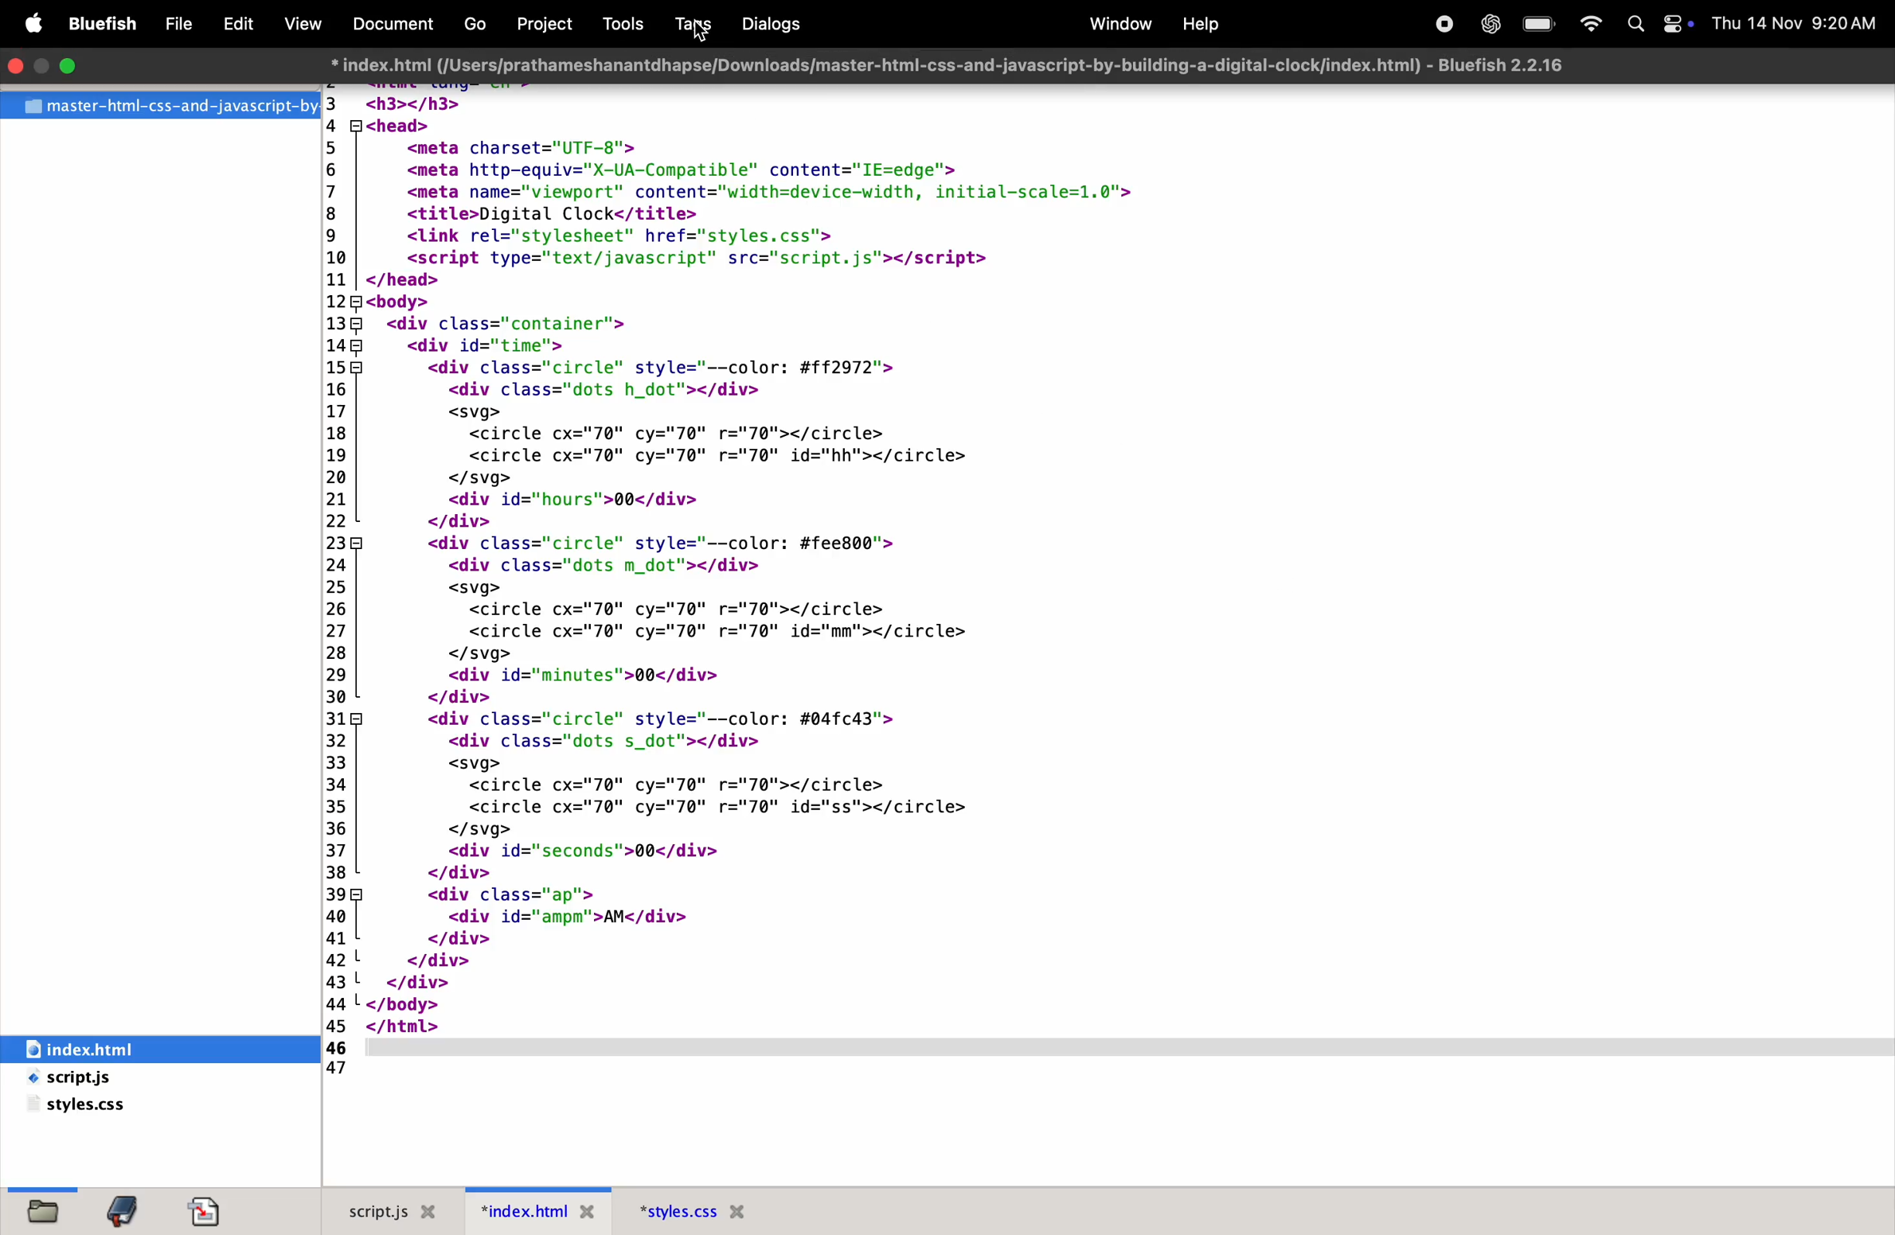 This screenshot has width=1895, height=1235. Describe the element at coordinates (181, 25) in the screenshot. I see `File` at that location.